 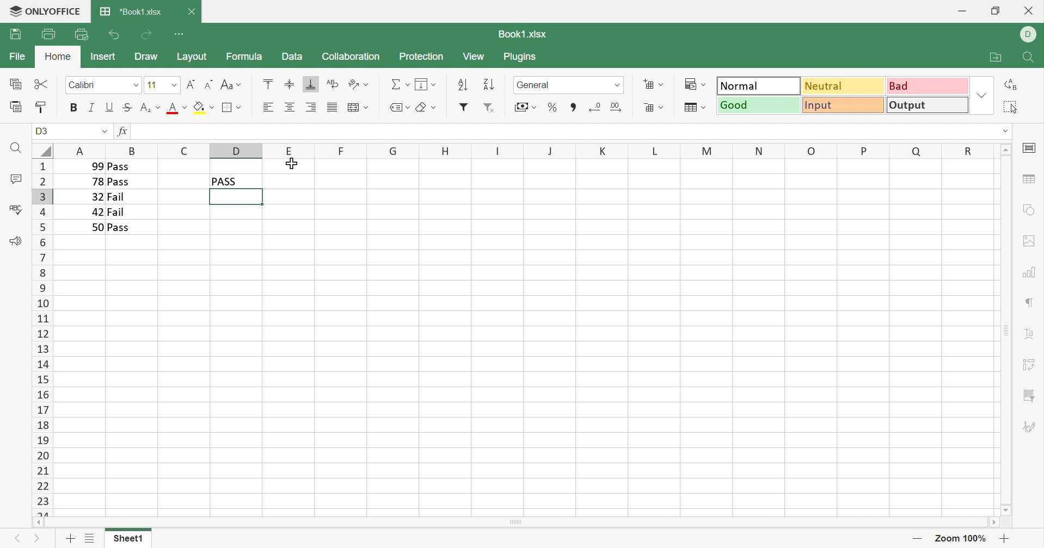 I want to click on Find, so click(x=1027, y=59).